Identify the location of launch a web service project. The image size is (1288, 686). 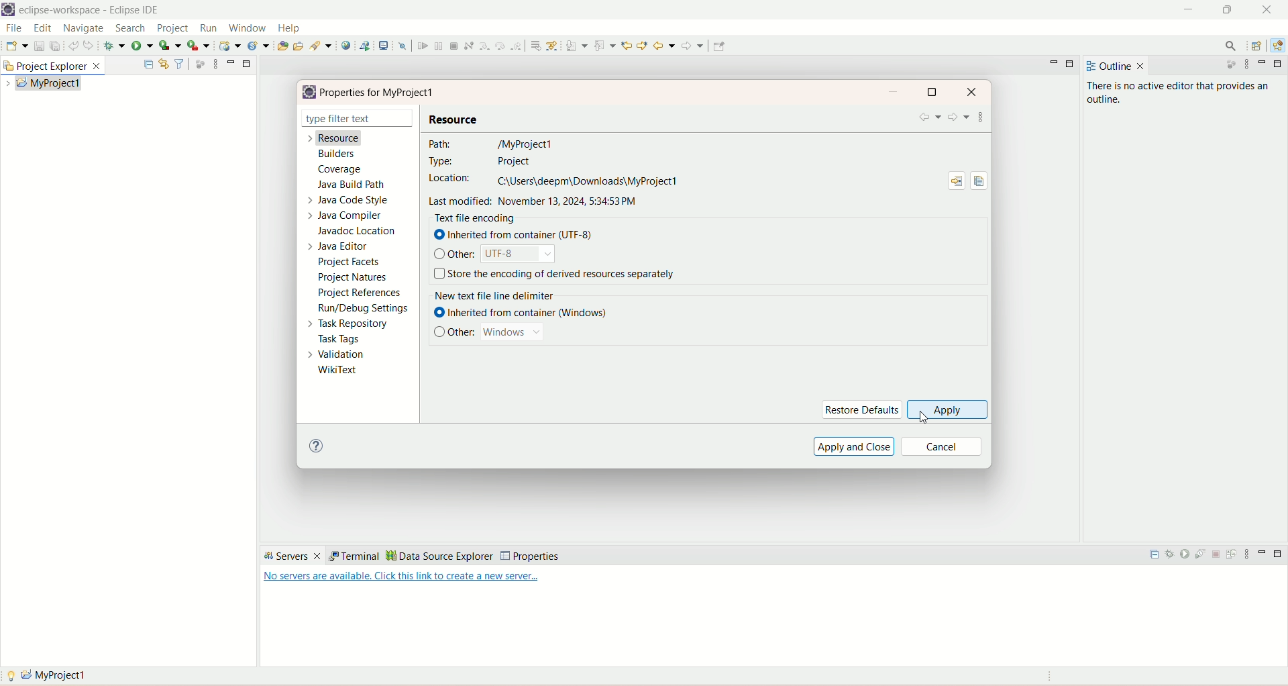
(368, 45).